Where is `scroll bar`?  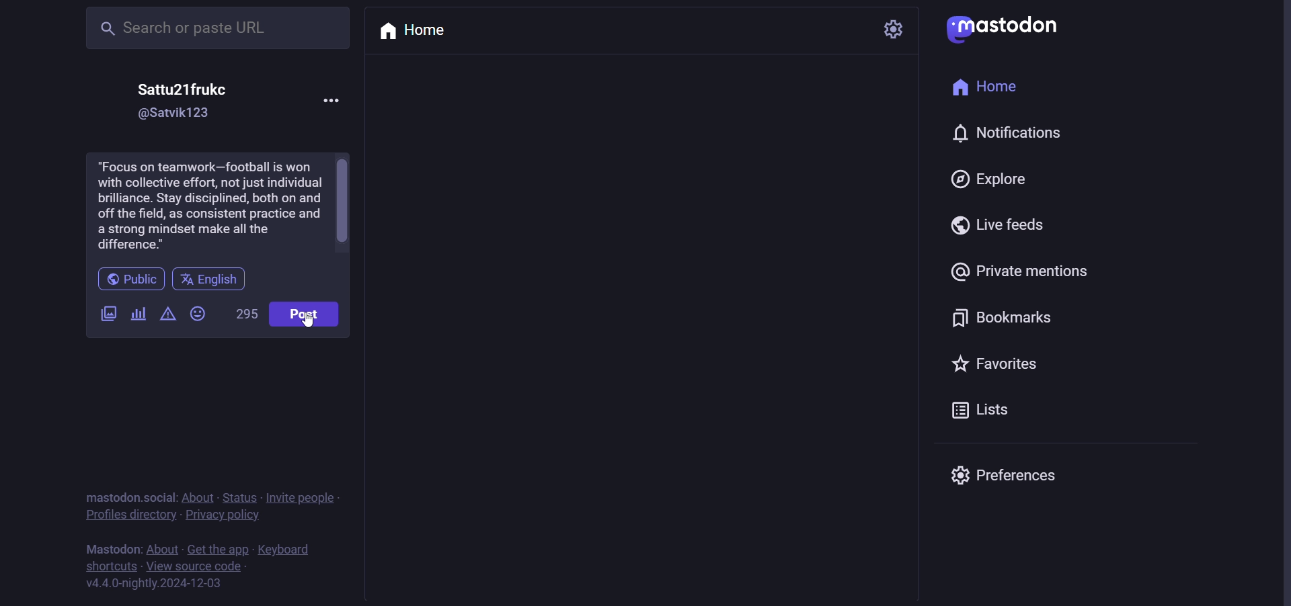 scroll bar is located at coordinates (346, 204).